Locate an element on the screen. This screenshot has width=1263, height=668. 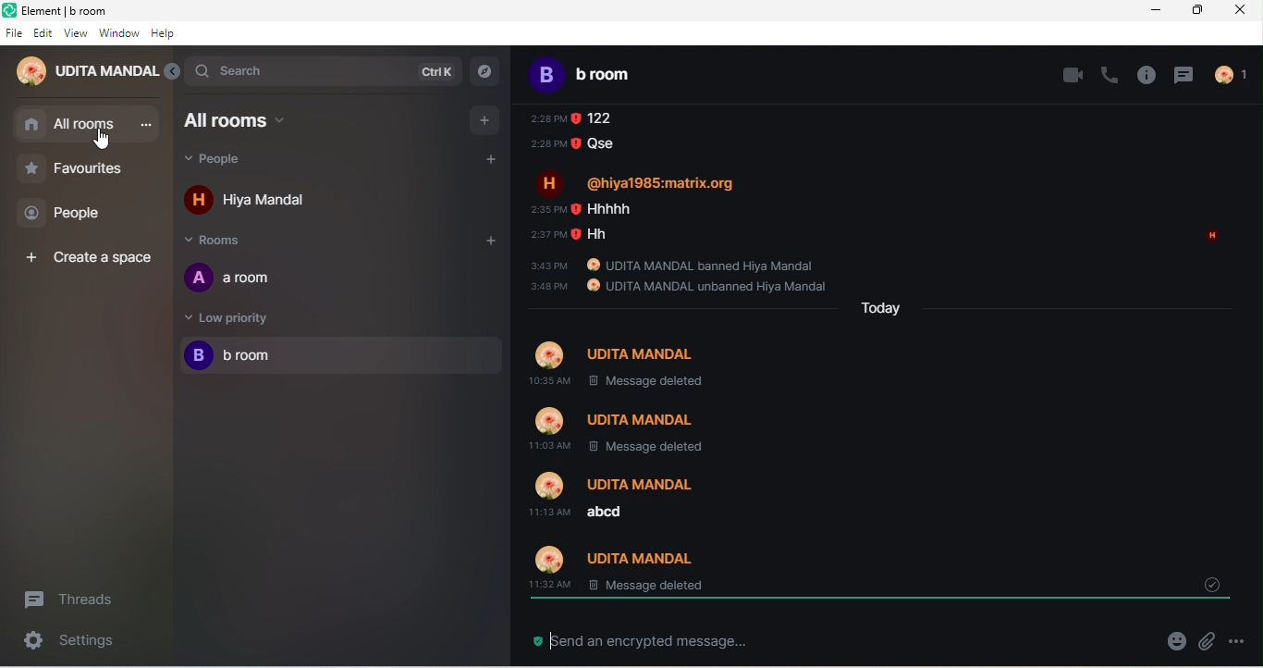
rooms is located at coordinates (227, 239).